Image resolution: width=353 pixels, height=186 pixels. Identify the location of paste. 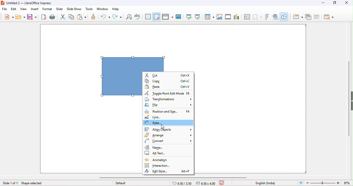
(81, 16).